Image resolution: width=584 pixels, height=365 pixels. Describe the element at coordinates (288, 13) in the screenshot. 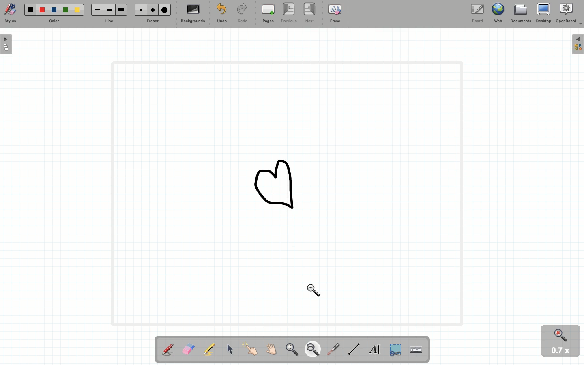

I see `Previous` at that location.